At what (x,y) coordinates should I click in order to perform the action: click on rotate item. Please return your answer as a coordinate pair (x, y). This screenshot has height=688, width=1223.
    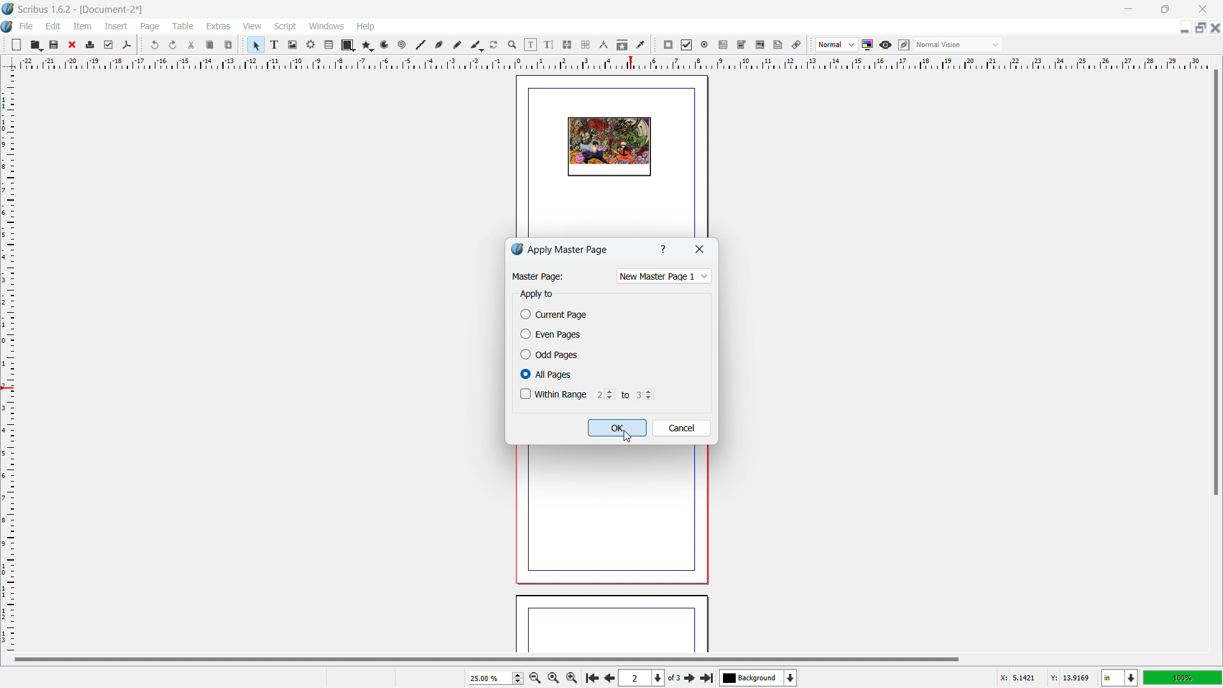
    Looking at the image, I should click on (494, 45).